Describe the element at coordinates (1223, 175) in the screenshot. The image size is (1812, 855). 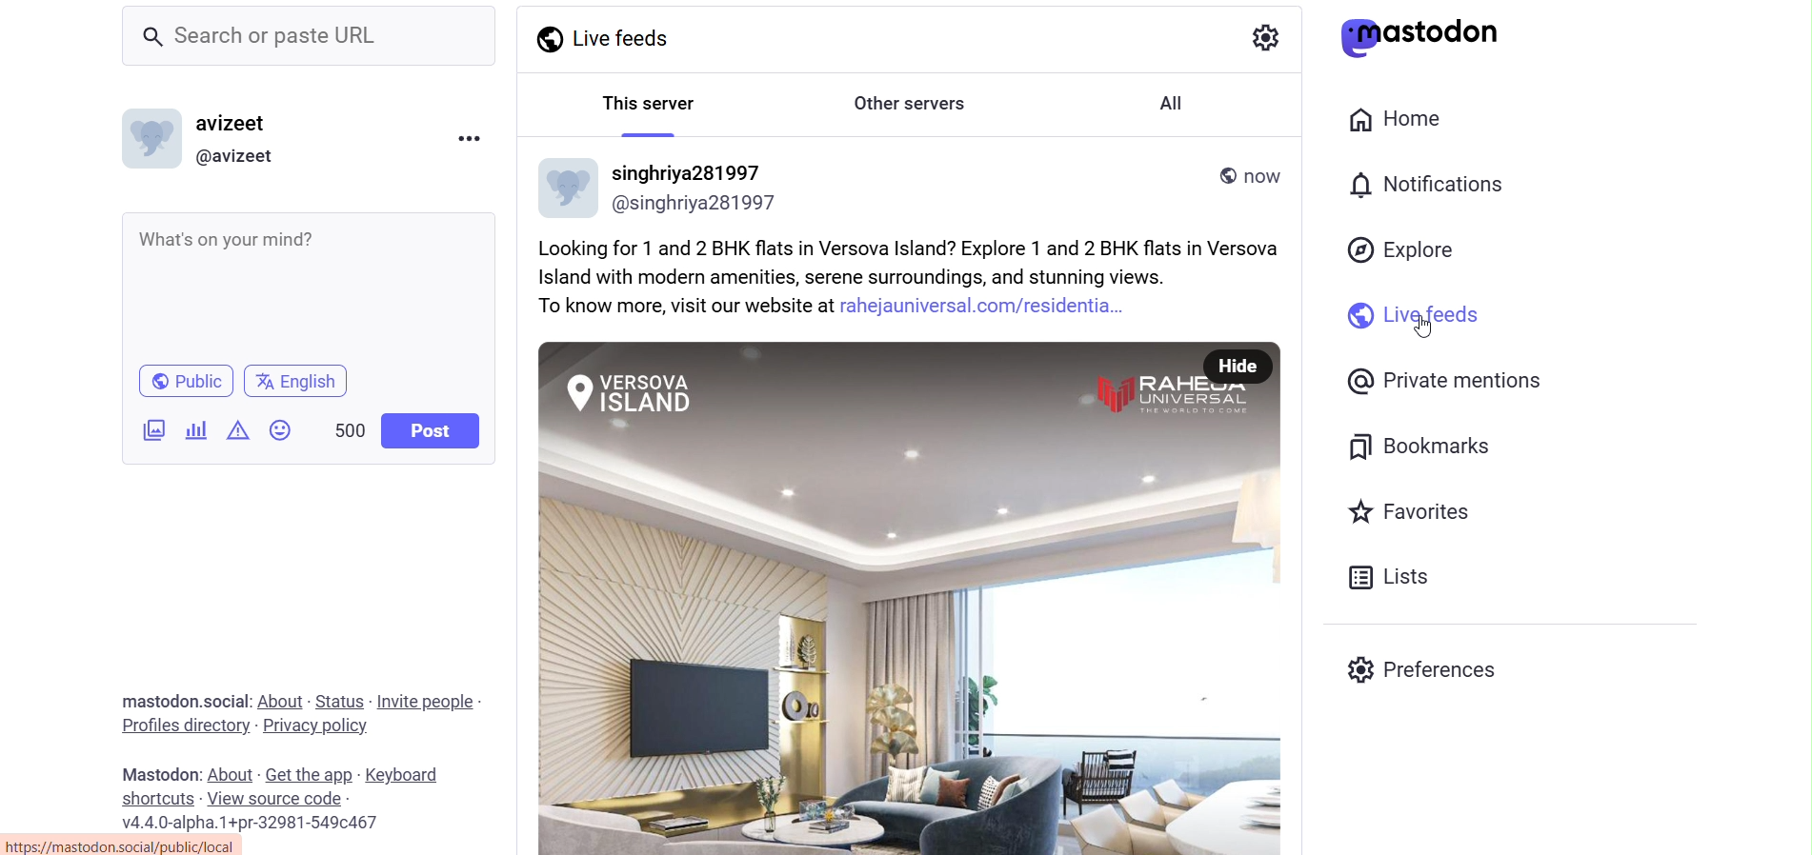
I see `Public Post` at that location.